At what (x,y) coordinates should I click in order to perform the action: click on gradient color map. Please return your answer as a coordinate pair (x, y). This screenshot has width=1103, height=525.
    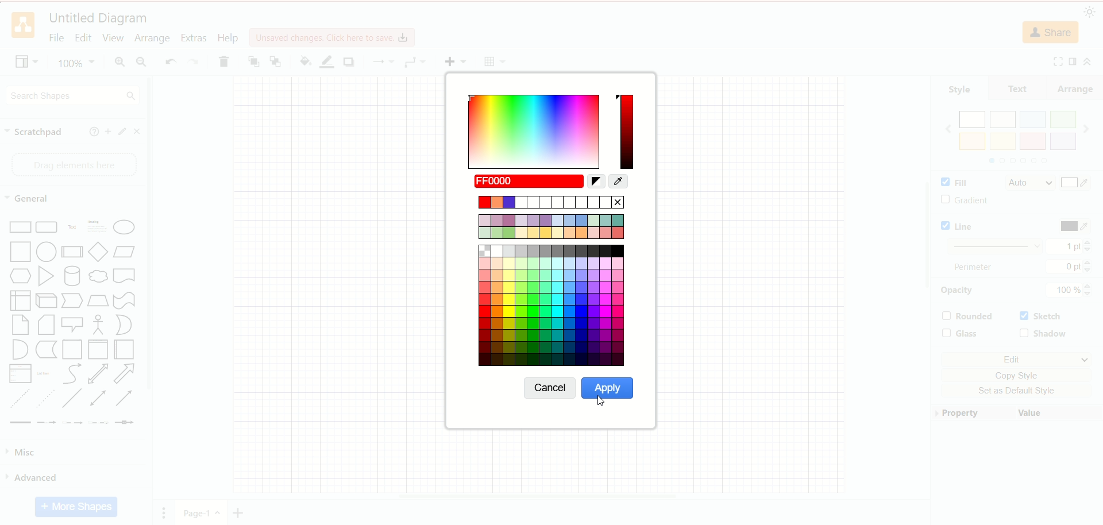
    Looking at the image, I should click on (533, 129).